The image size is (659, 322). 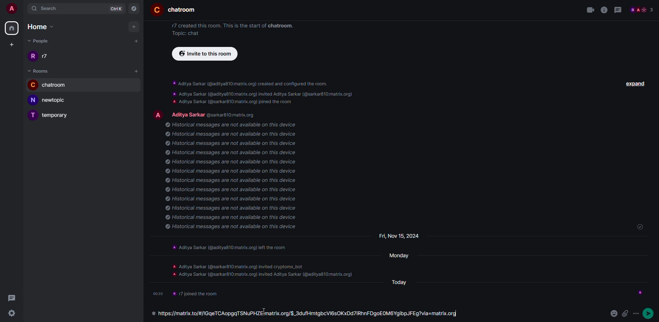 I want to click on threads, so click(x=11, y=298).